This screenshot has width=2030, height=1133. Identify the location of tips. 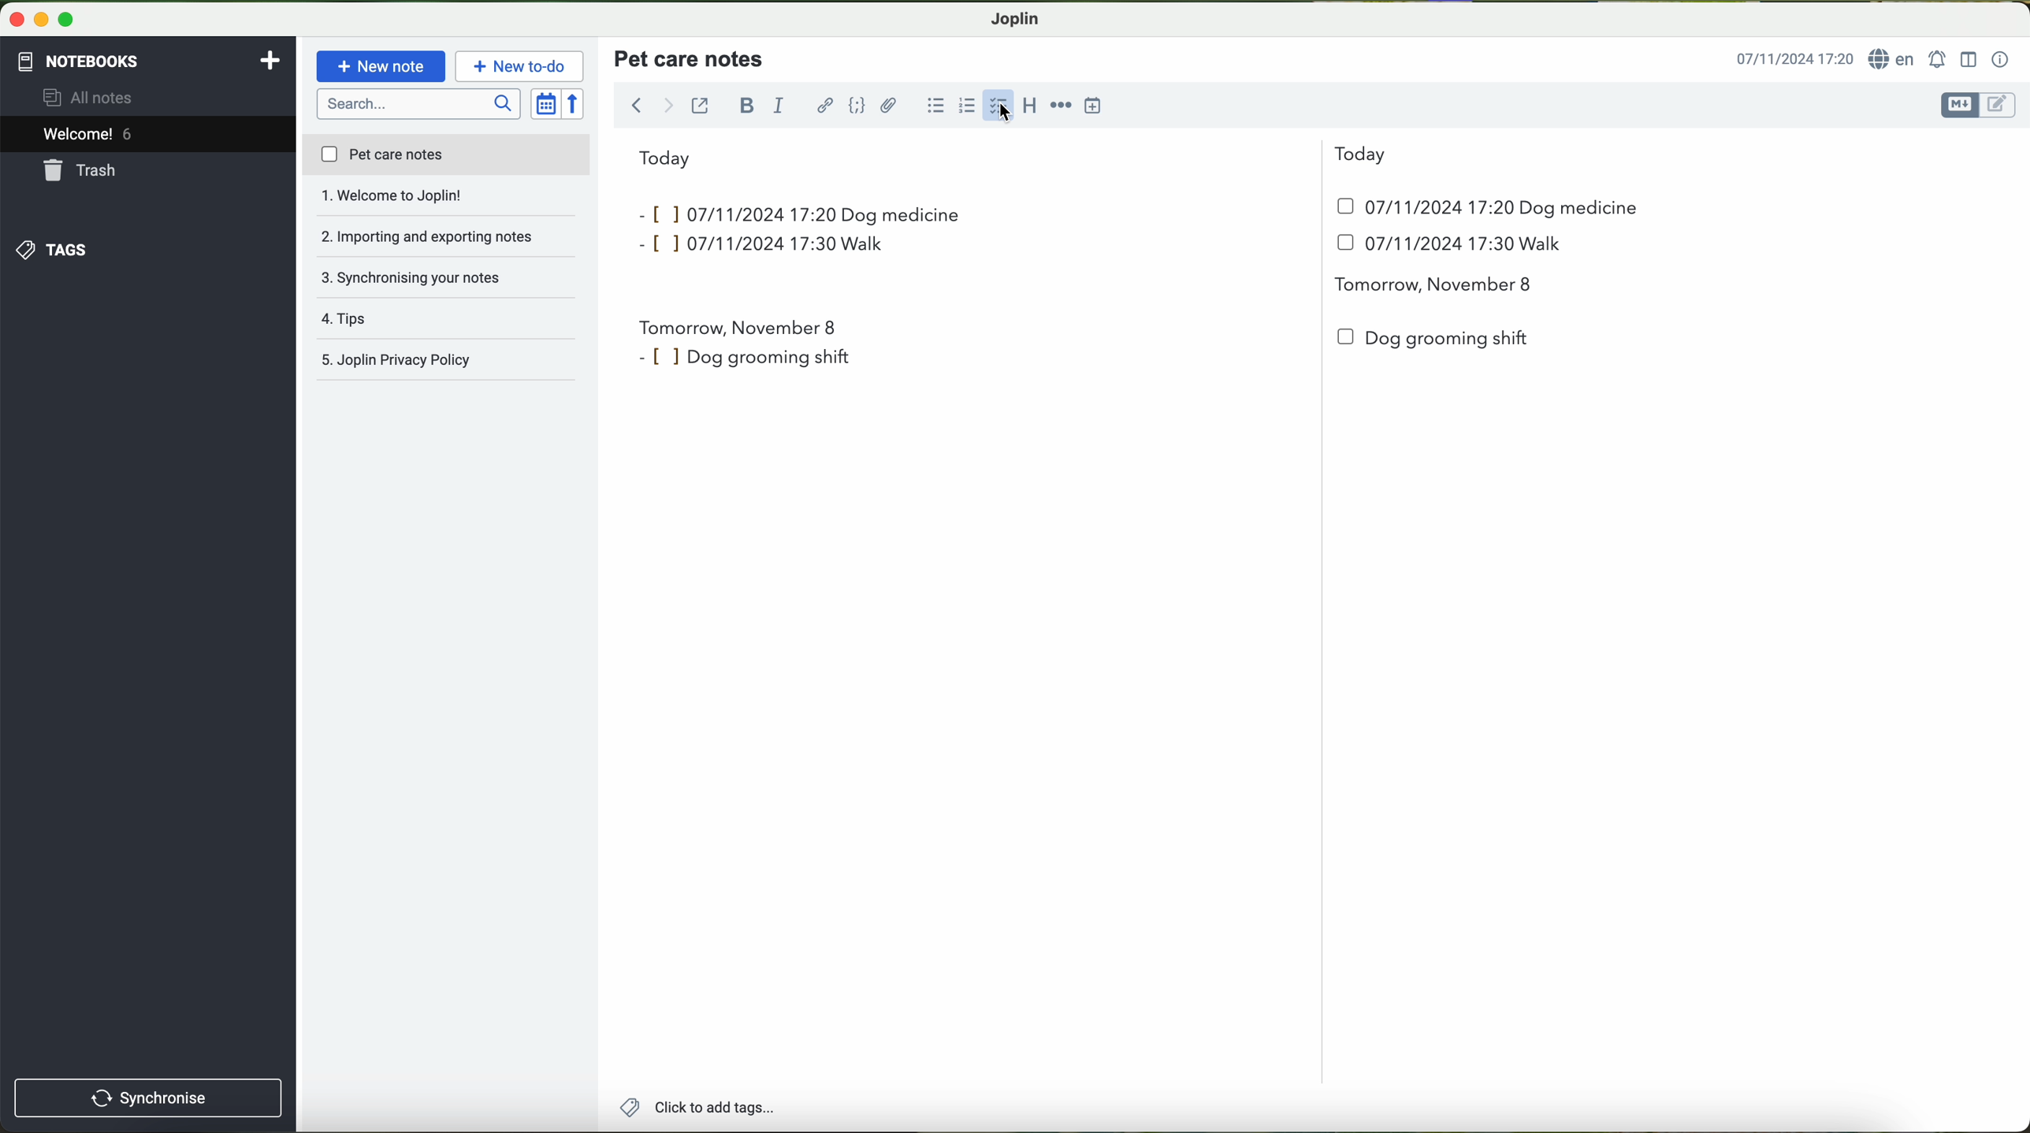
(447, 277).